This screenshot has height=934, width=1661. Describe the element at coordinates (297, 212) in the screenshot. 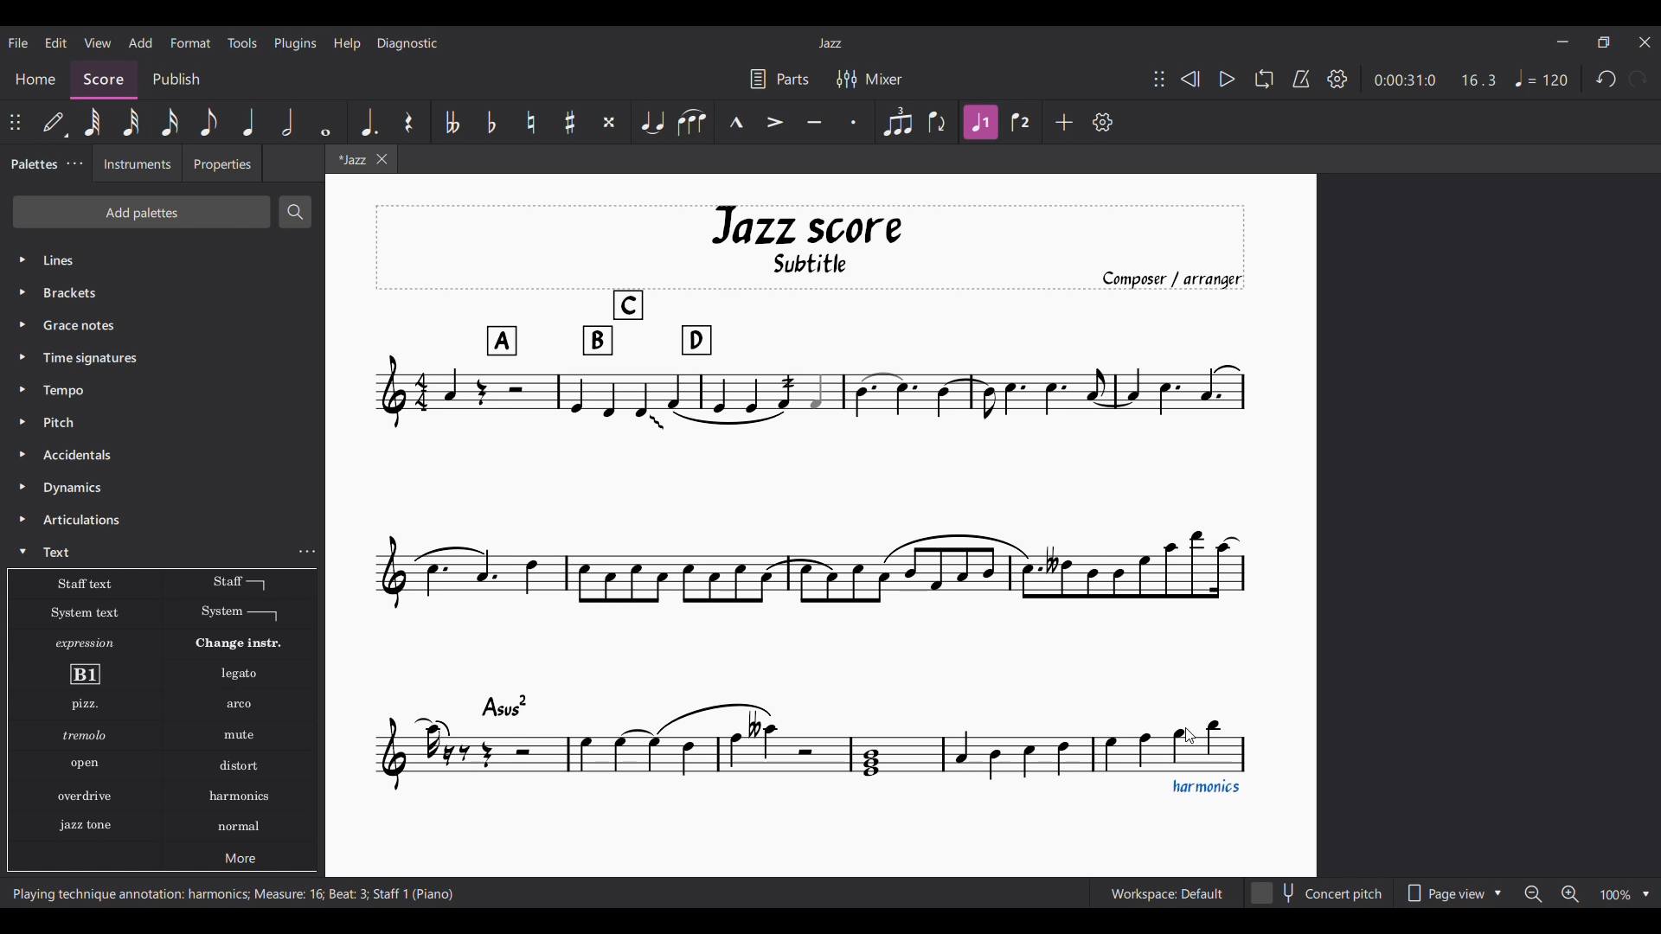

I see `Search` at that location.